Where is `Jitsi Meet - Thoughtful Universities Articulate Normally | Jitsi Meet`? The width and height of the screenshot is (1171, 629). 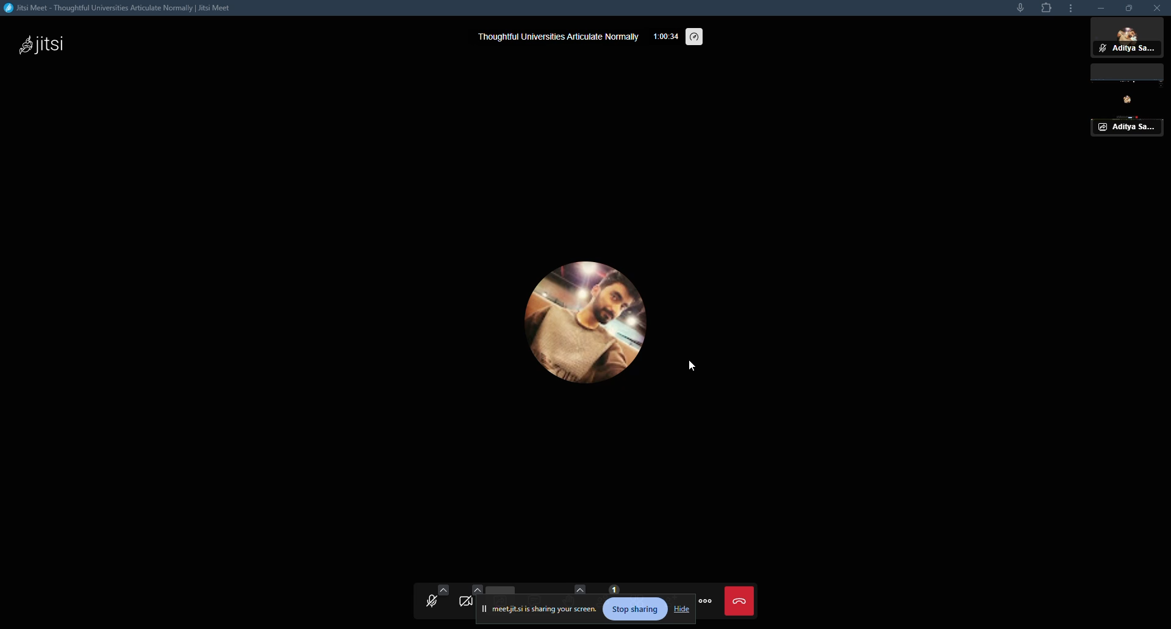 Jitsi Meet - Thoughtful Universities Articulate Normally | Jitsi Meet is located at coordinates (129, 9).